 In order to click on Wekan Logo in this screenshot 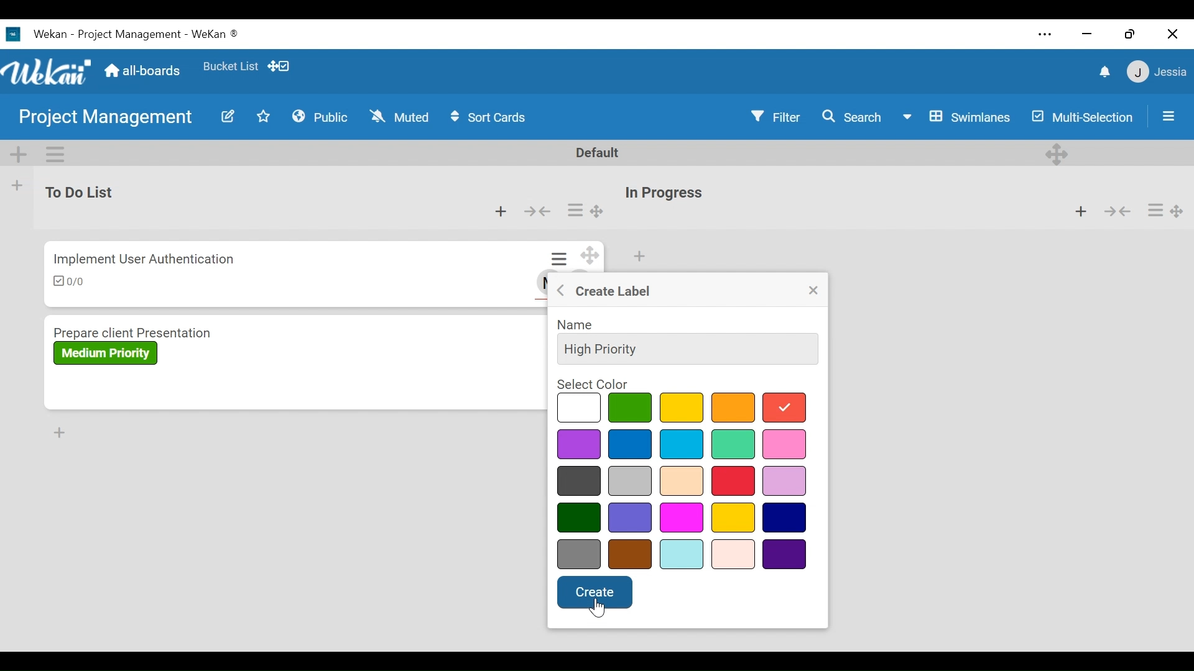, I will do `click(46, 69)`.